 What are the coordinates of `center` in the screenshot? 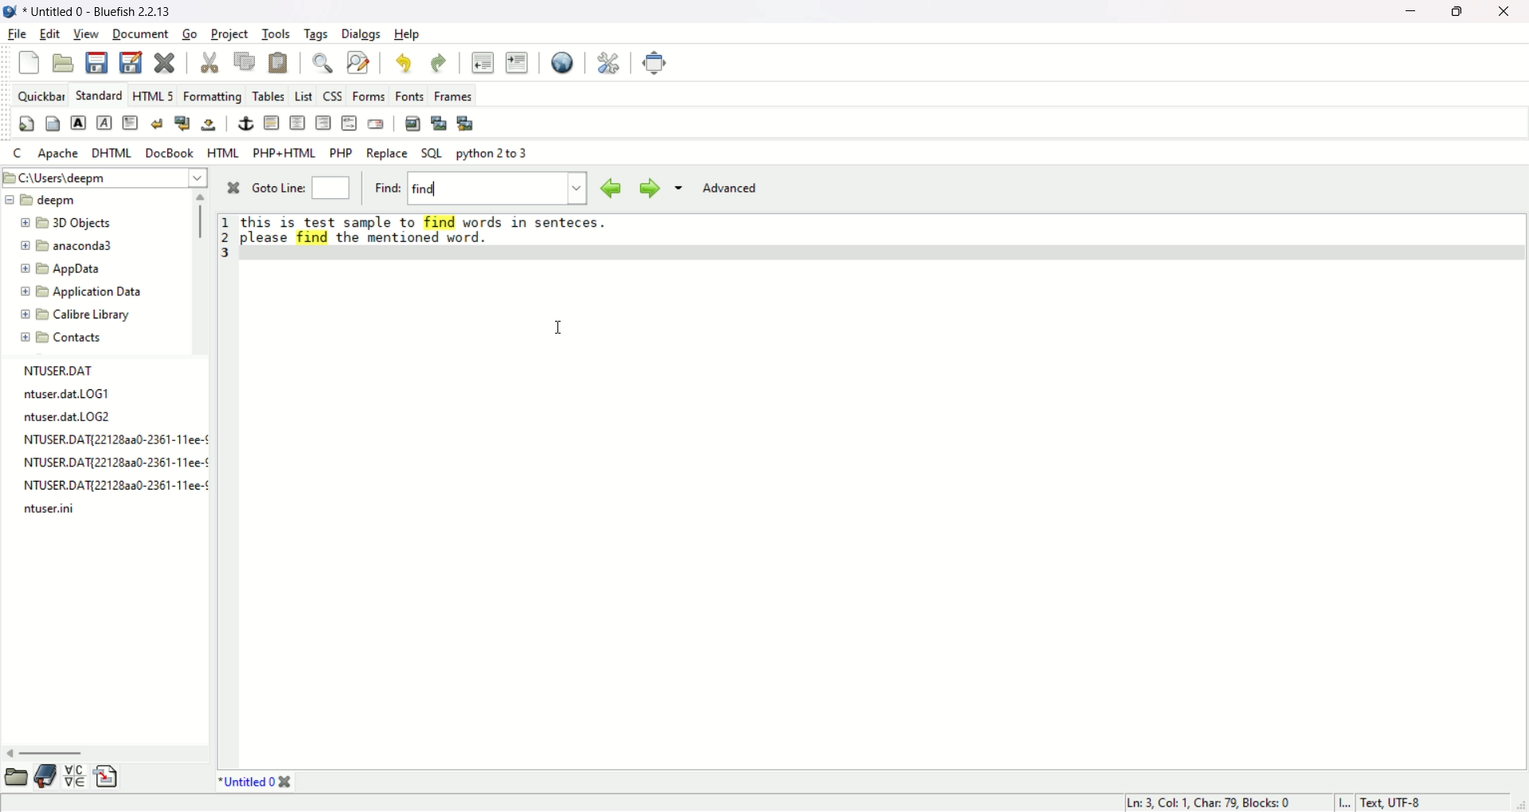 It's located at (297, 124).